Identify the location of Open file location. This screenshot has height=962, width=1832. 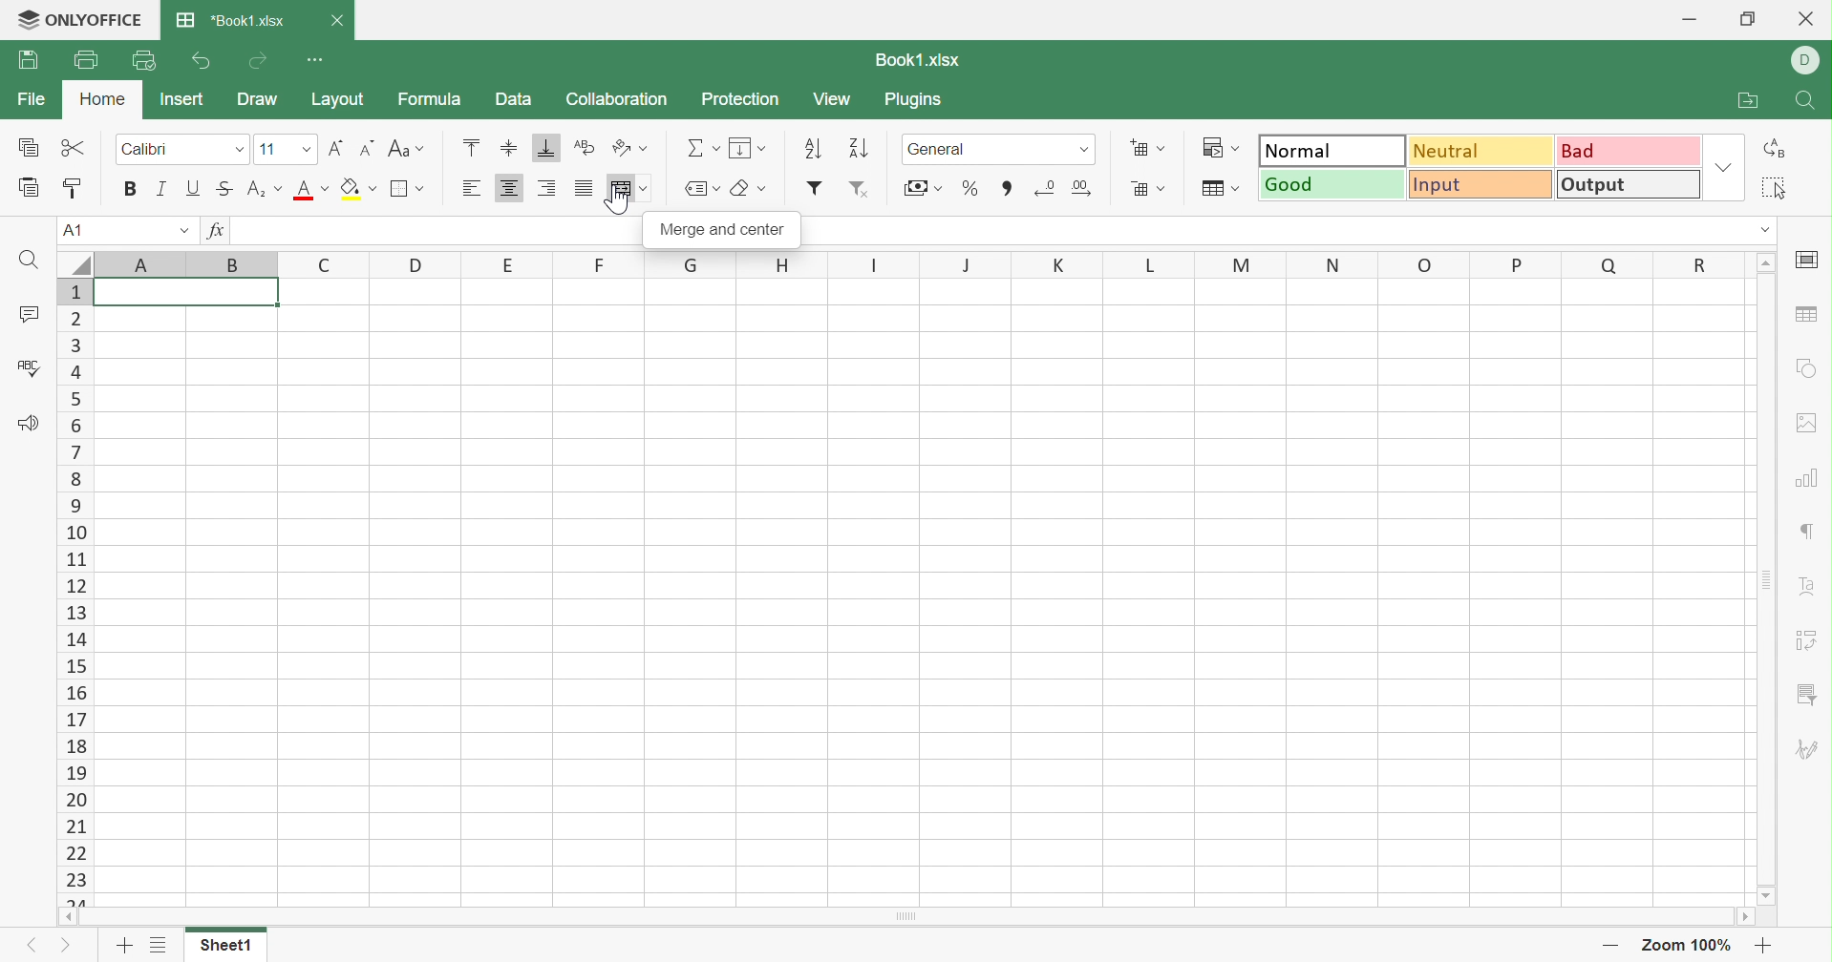
(1748, 102).